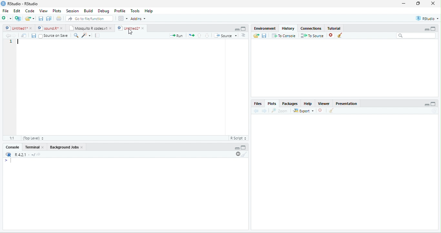  Describe the element at coordinates (144, 28) in the screenshot. I see `close` at that location.